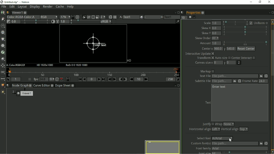  I want to click on 24, so click(262, 81).